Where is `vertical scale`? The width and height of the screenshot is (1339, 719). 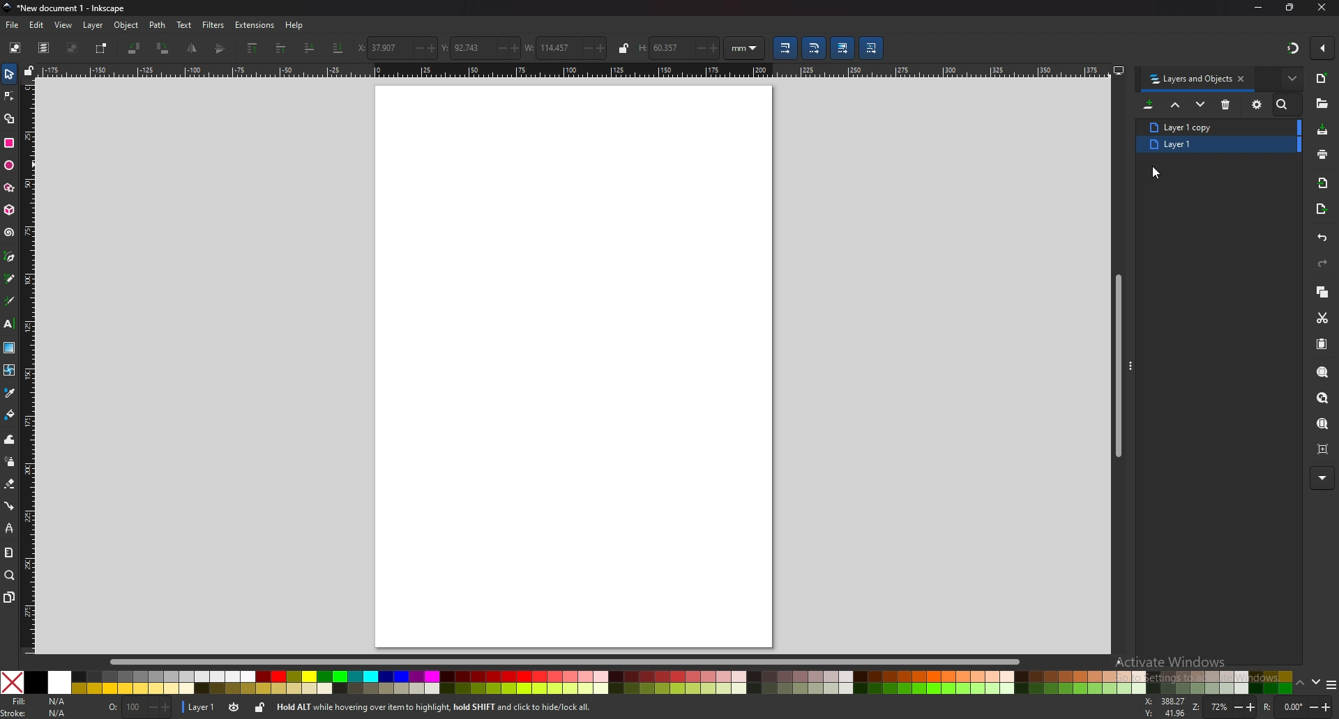 vertical scale is located at coordinates (29, 363).